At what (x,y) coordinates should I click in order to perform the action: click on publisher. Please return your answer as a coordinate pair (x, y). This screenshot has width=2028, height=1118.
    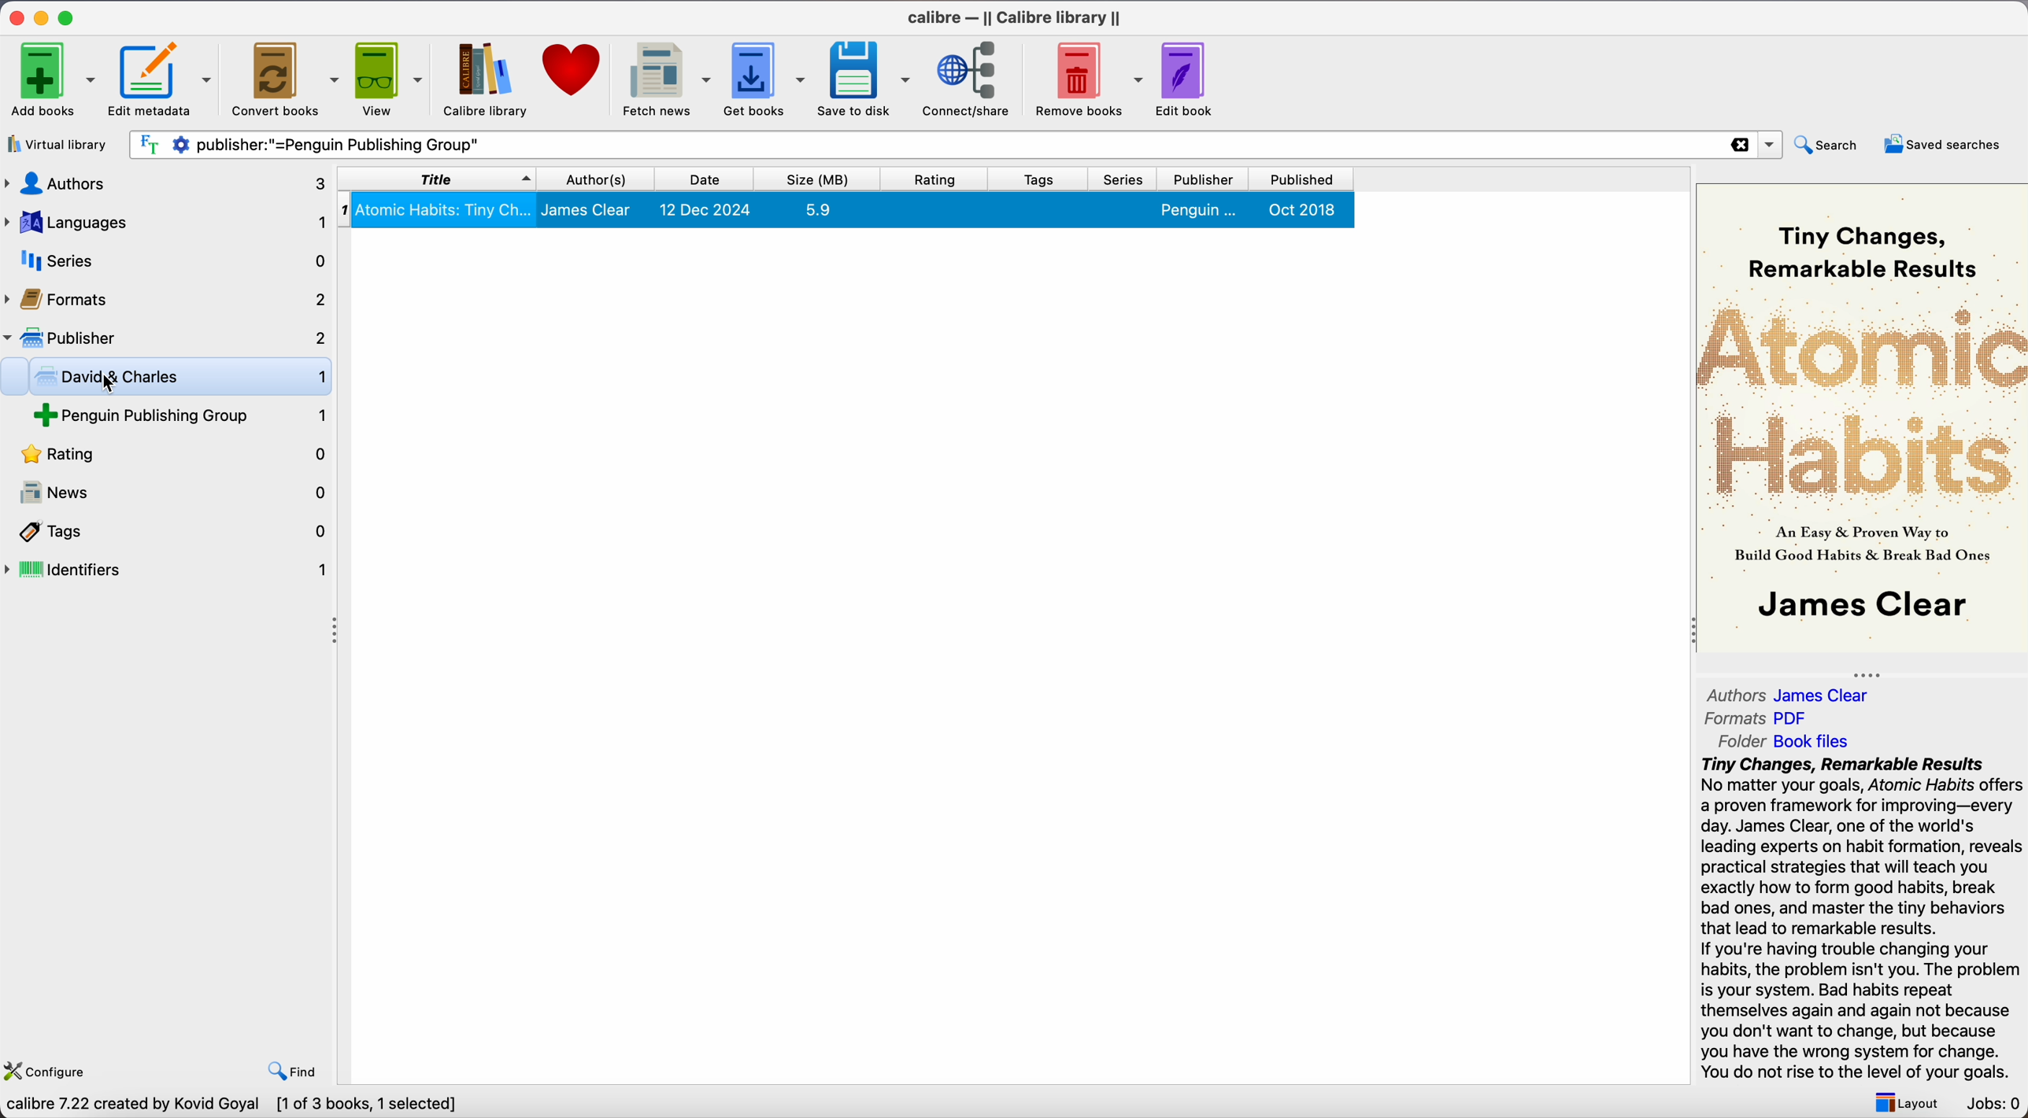
    Looking at the image, I should click on (1208, 179).